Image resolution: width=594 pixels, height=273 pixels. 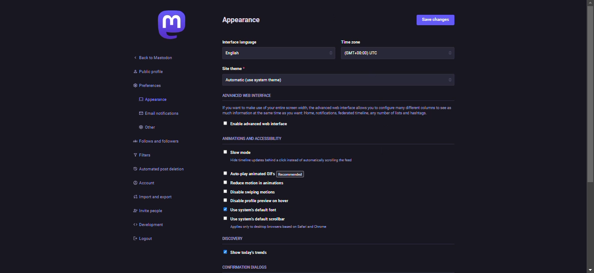 What do you see at coordinates (149, 224) in the screenshot?
I see `development` at bounding box center [149, 224].